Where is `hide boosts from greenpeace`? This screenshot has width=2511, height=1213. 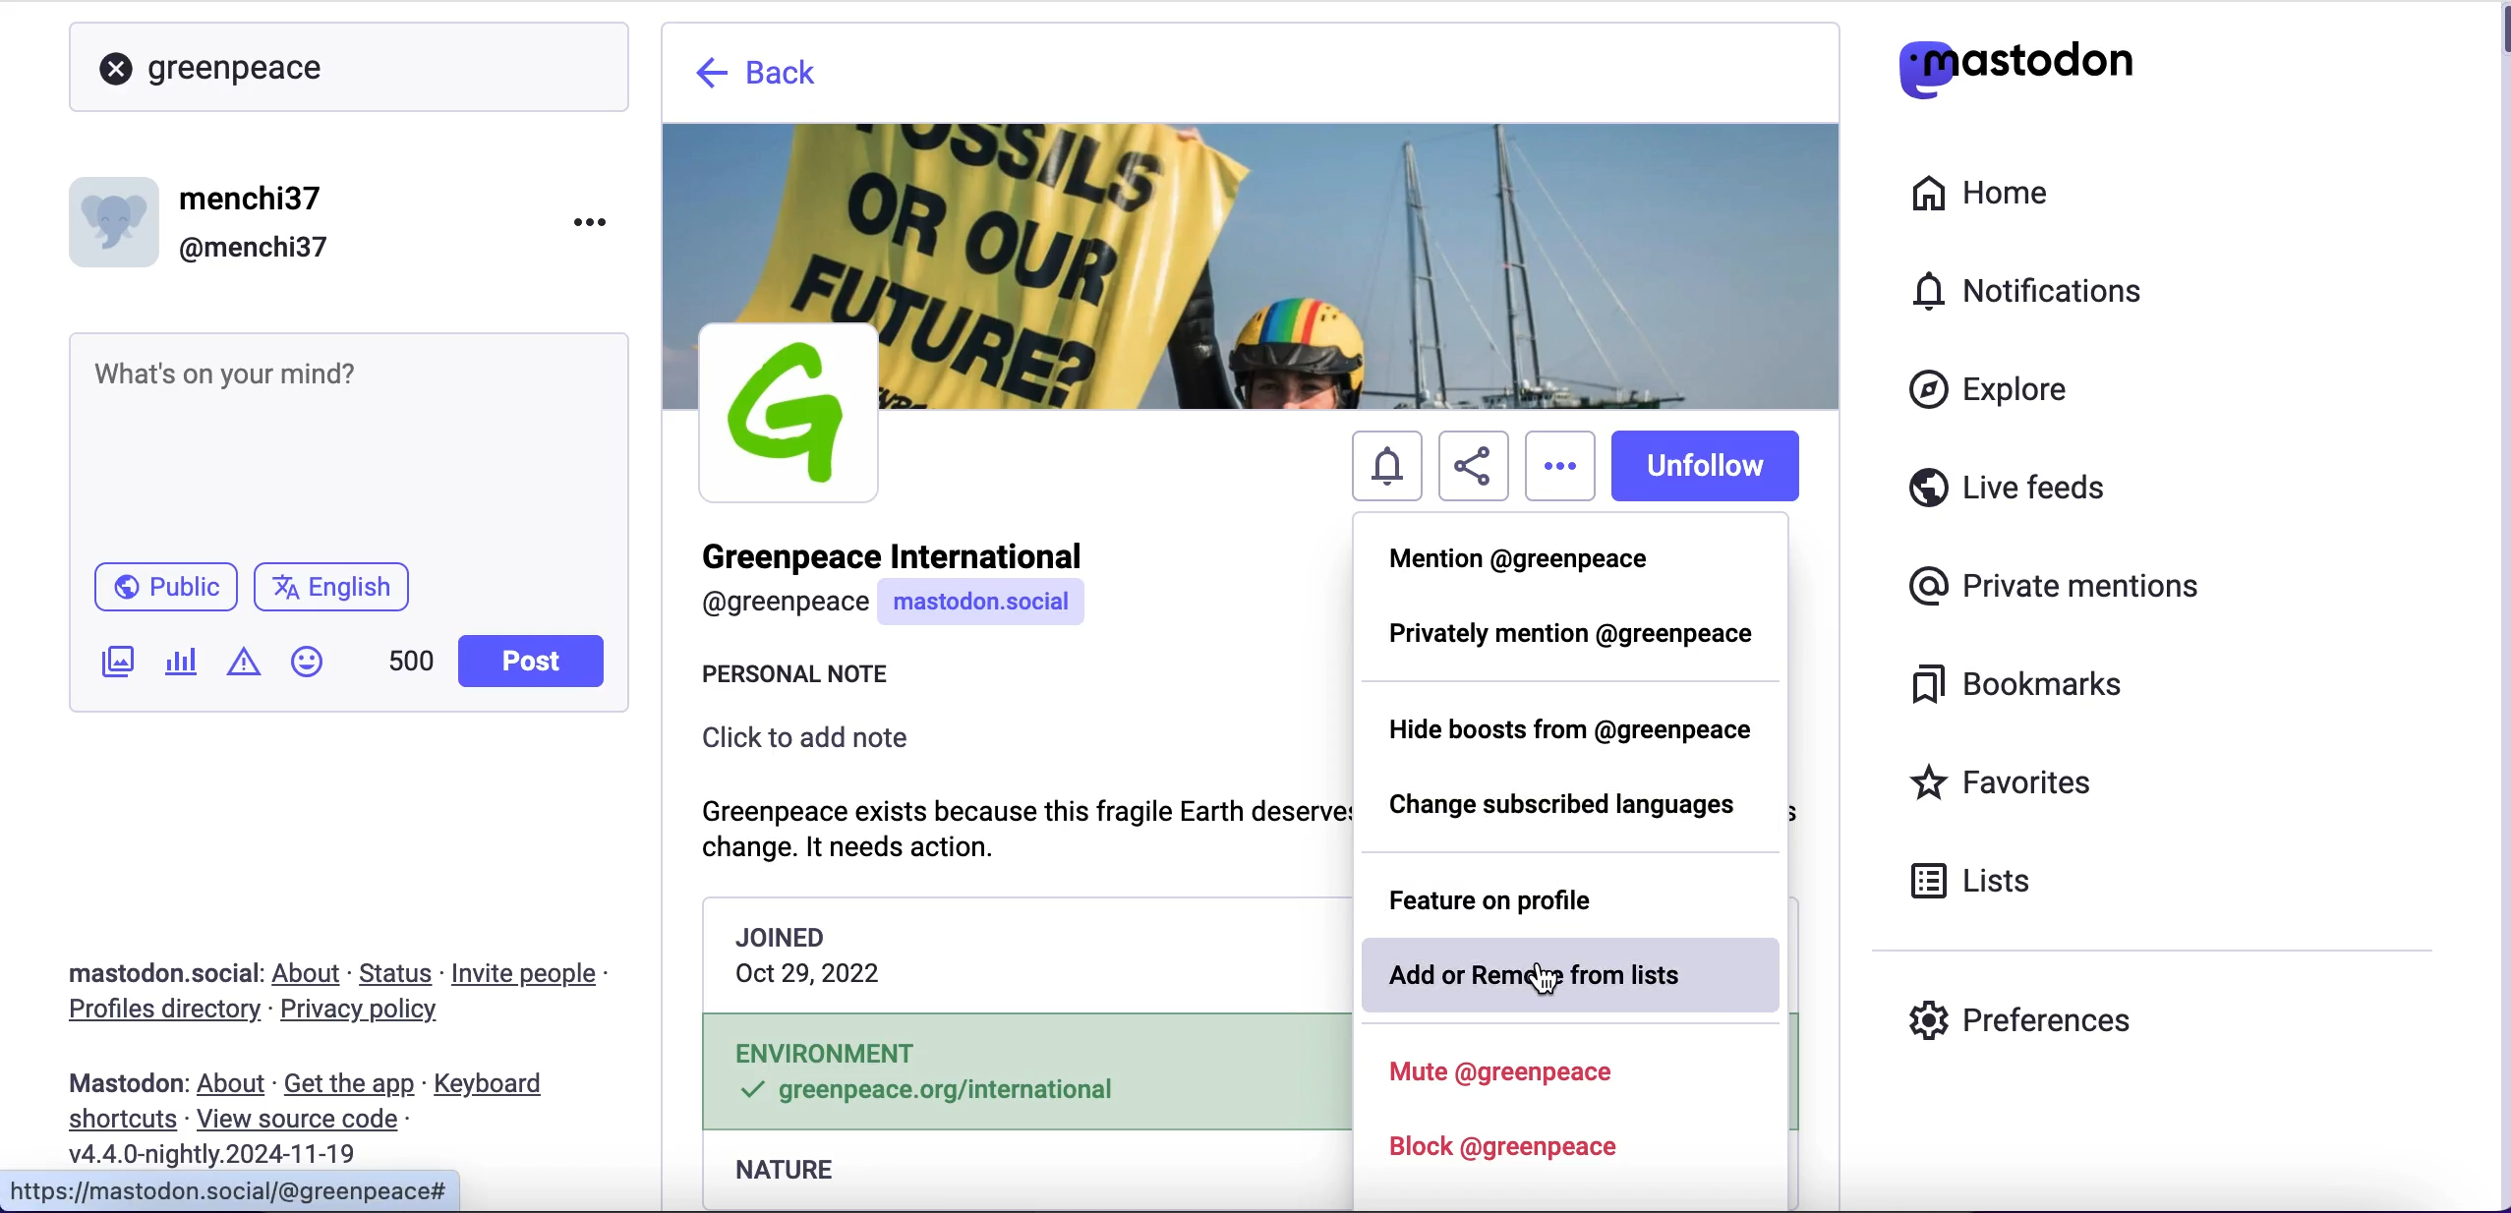
hide boosts from greenpeace is located at coordinates (1574, 730).